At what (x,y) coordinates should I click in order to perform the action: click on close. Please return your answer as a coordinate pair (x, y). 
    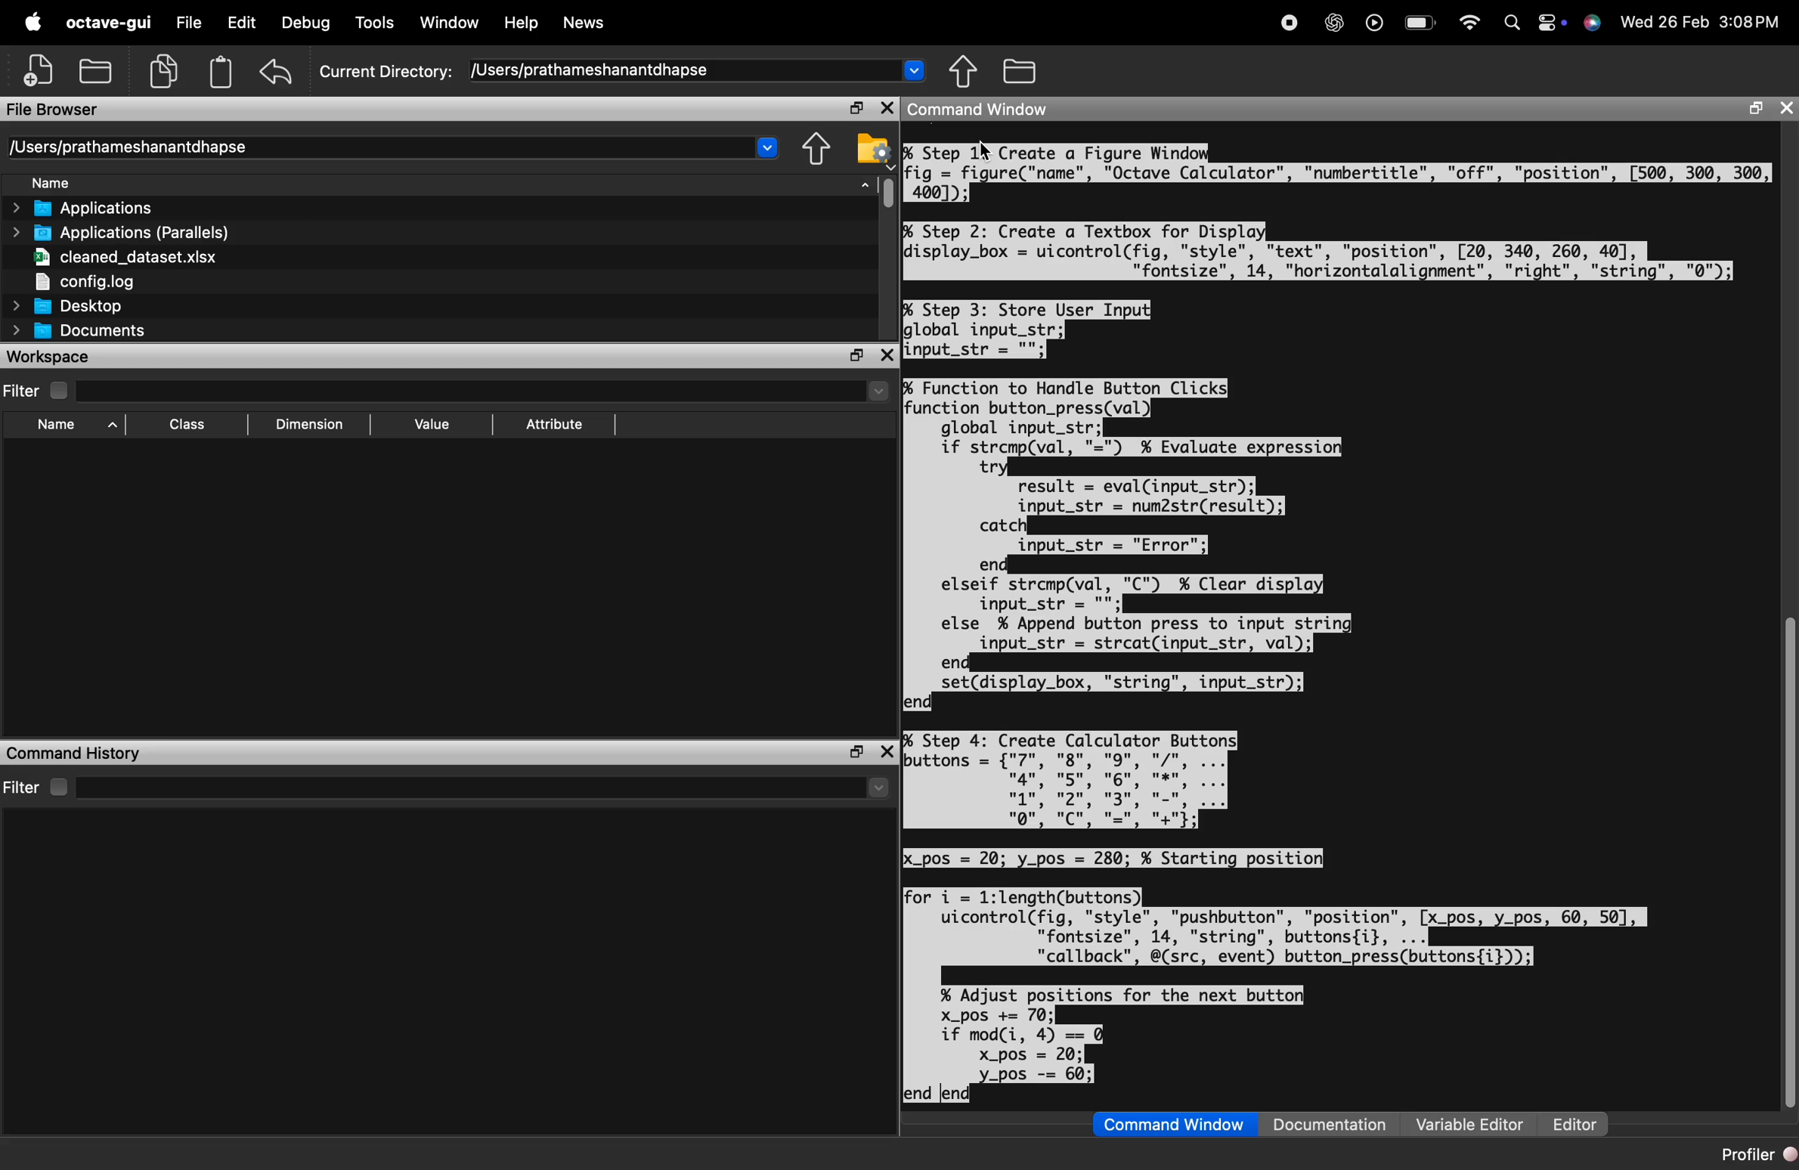
    Looking at the image, I should click on (855, 752).